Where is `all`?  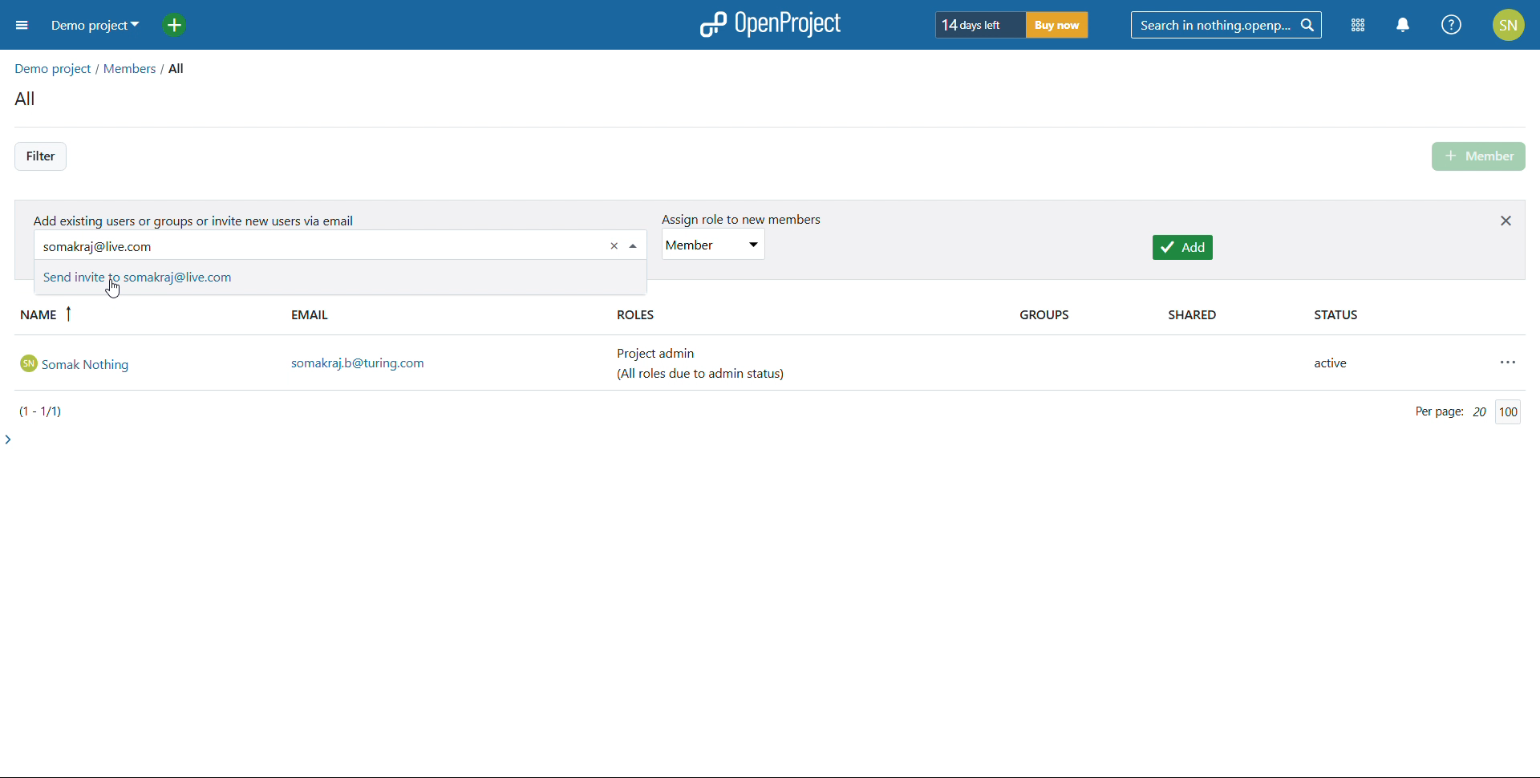 all is located at coordinates (29, 100).